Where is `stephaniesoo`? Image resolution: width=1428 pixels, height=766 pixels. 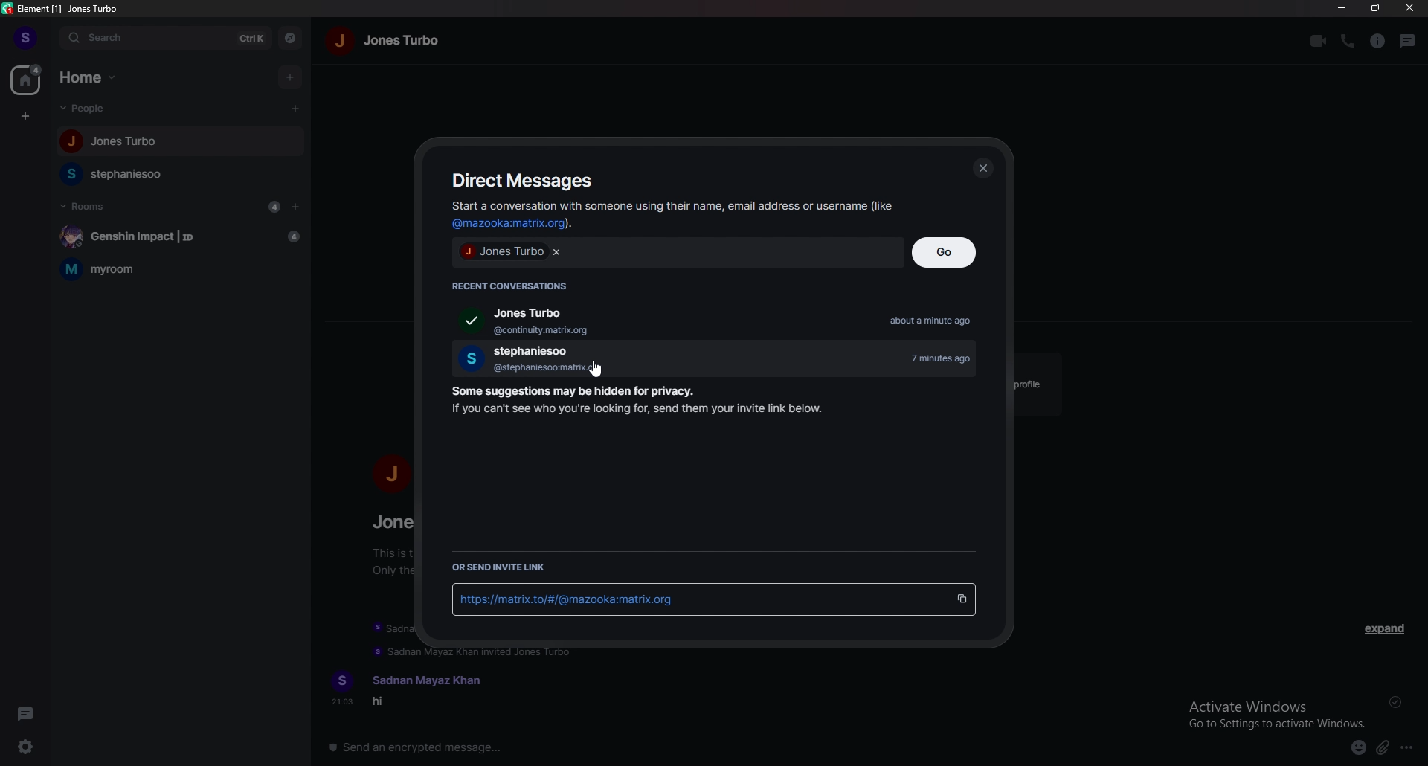
stephaniesoo is located at coordinates (128, 175).